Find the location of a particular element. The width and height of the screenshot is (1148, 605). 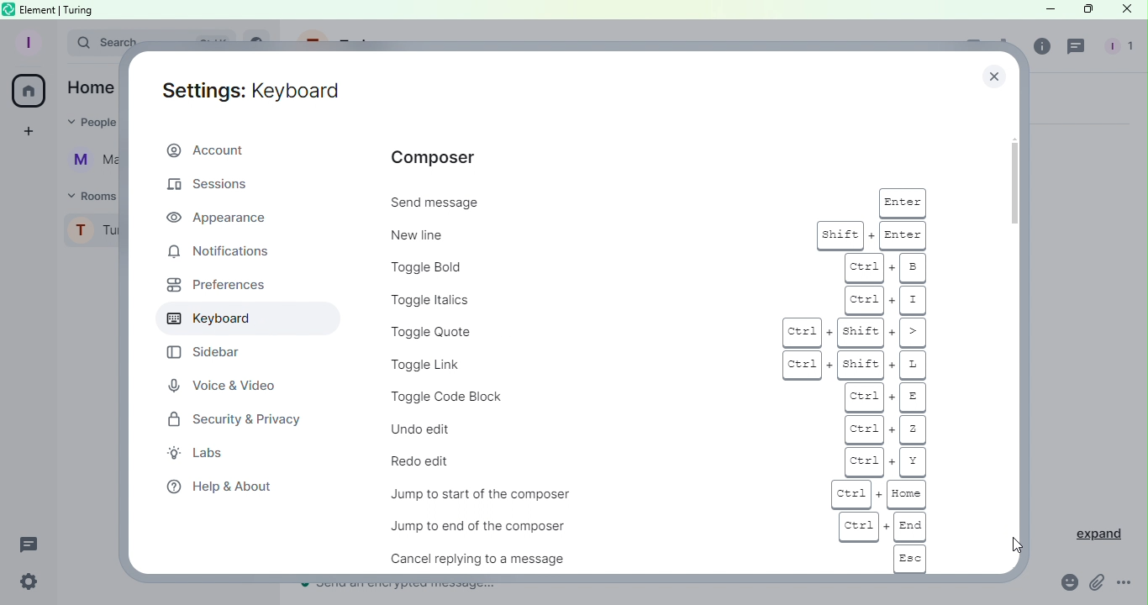

Element icon is located at coordinates (10, 8).